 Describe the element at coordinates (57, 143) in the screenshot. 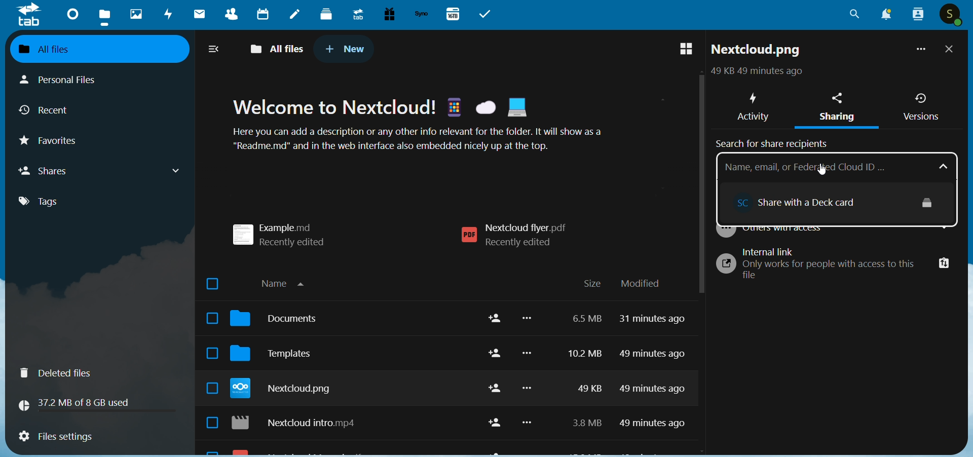

I see `favorites` at that location.